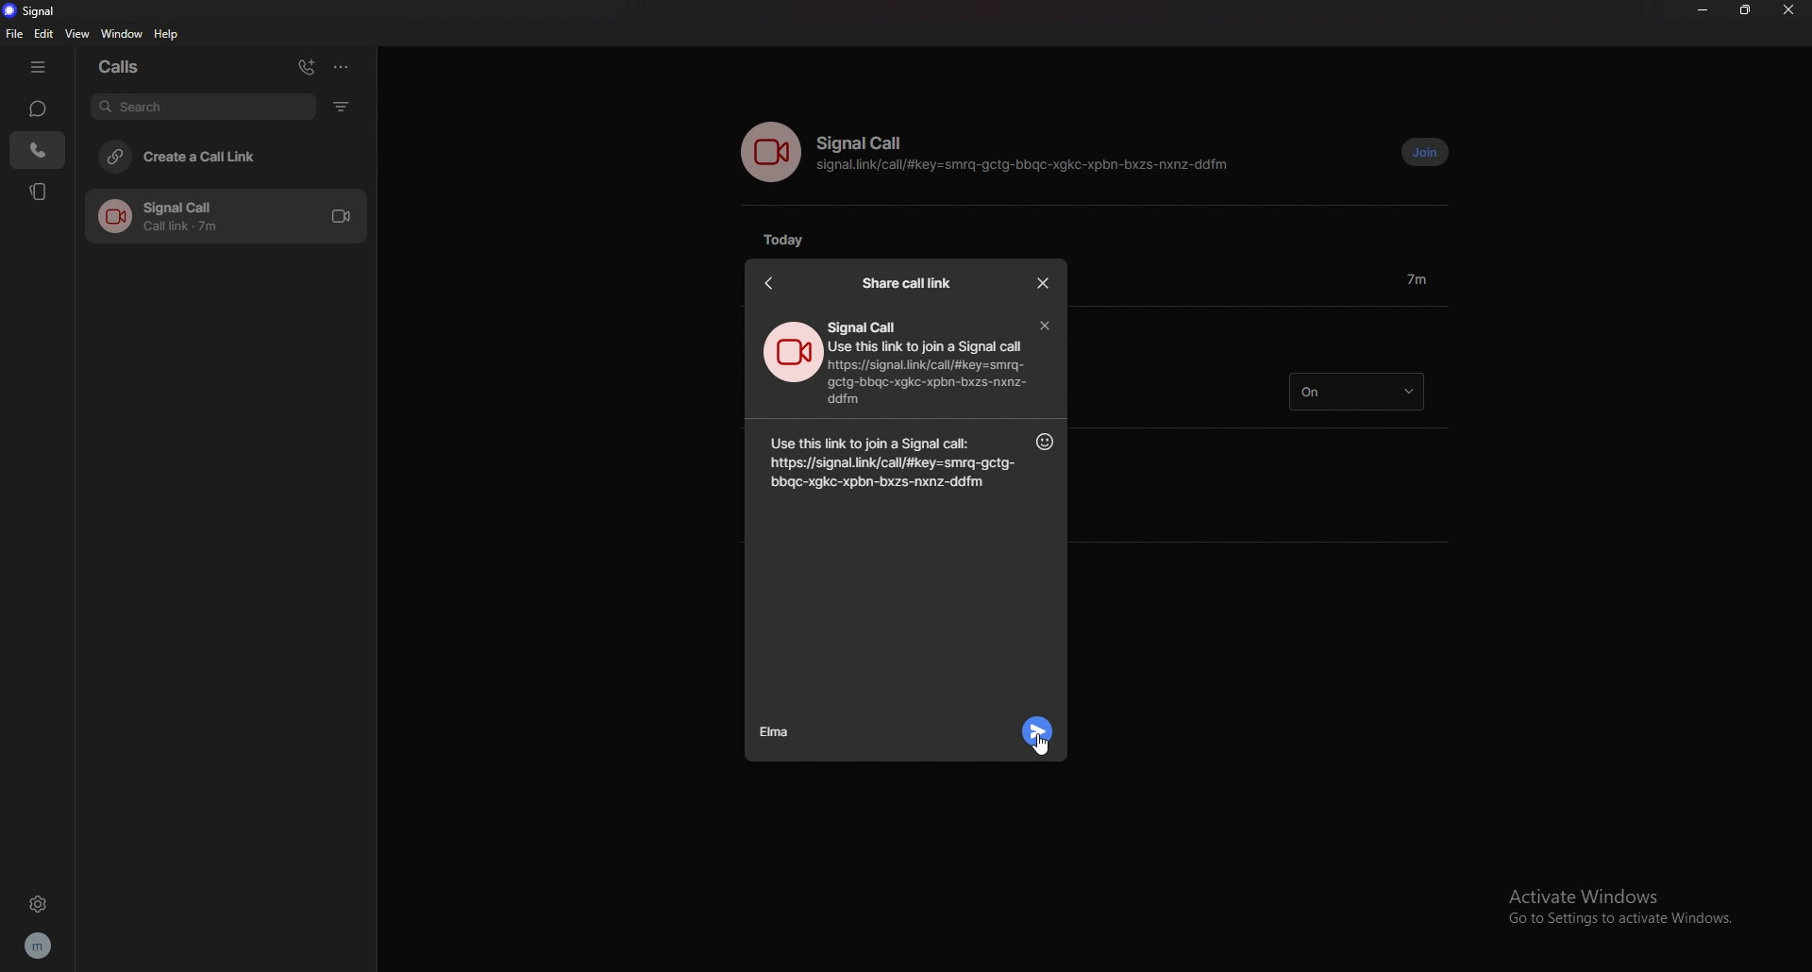  What do you see at coordinates (39, 149) in the screenshot?
I see `calls` at bounding box center [39, 149].